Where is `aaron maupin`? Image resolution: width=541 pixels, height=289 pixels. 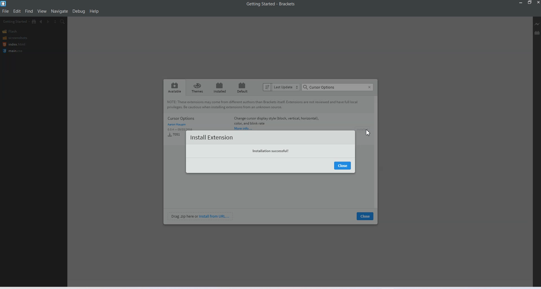
aaron maupin is located at coordinates (177, 125).